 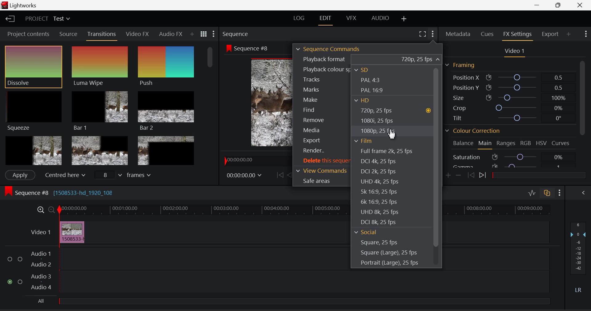 I want to click on View Commands, so click(x=322, y=170).